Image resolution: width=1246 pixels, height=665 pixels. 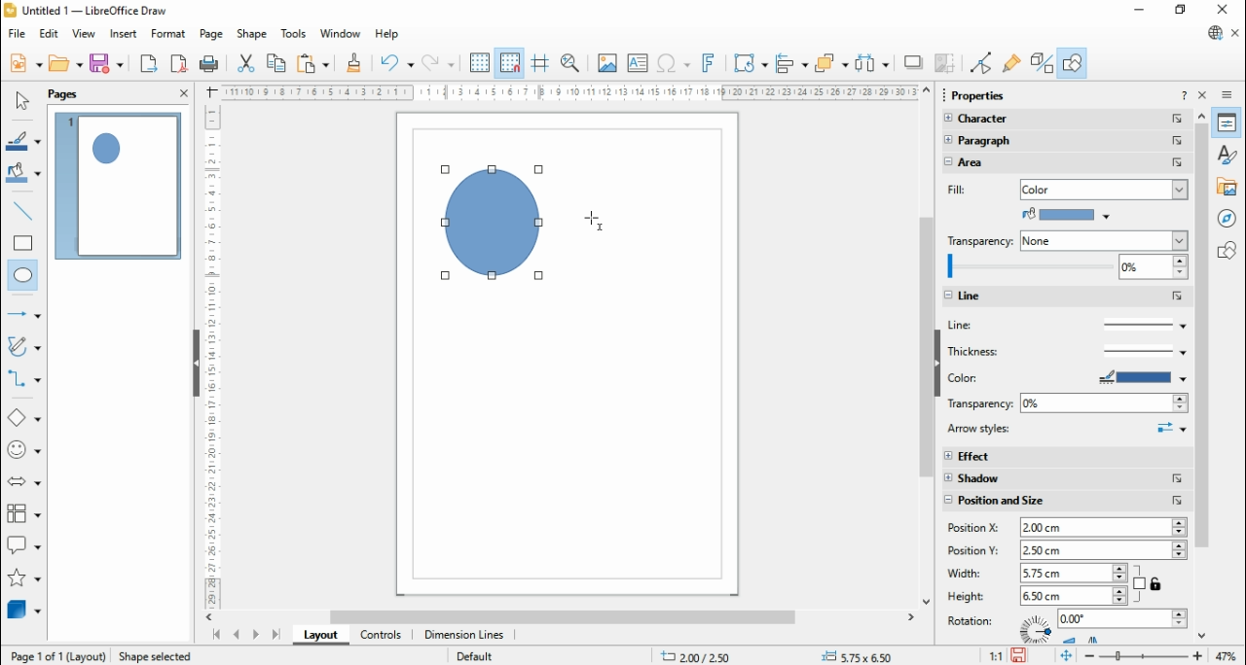 What do you see at coordinates (25, 347) in the screenshot?
I see `curves and polygons` at bounding box center [25, 347].